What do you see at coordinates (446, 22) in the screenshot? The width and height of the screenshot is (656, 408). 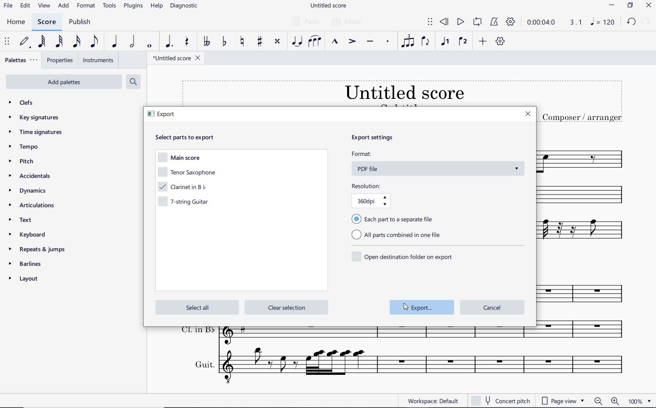 I see `REWIND` at bounding box center [446, 22].